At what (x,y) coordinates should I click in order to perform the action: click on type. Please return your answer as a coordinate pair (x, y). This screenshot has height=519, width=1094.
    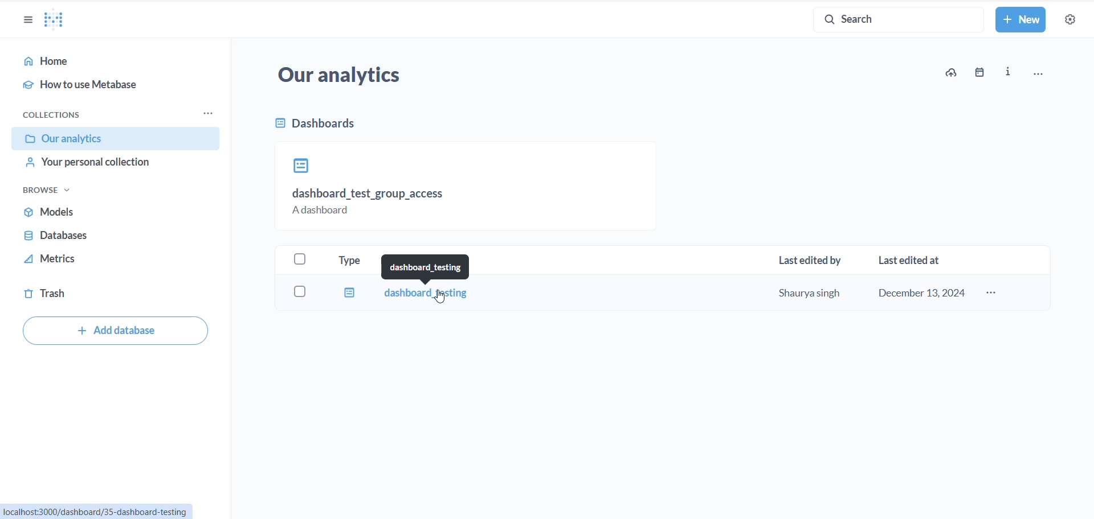
    Looking at the image, I should click on (356, 261).